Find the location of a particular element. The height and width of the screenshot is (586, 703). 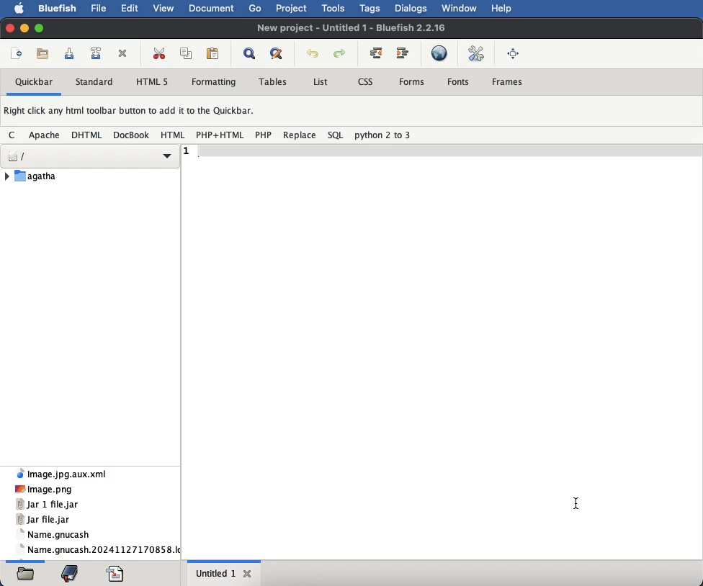

docbook is located at coordinates (132, 137).